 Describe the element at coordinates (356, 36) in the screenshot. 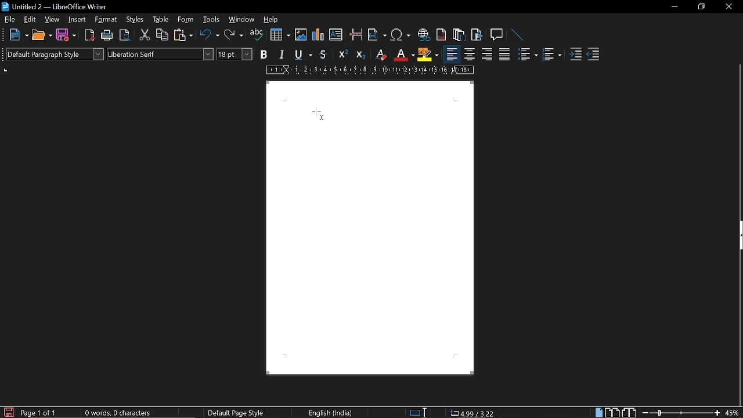

I see `insert pagebreak` at that location.